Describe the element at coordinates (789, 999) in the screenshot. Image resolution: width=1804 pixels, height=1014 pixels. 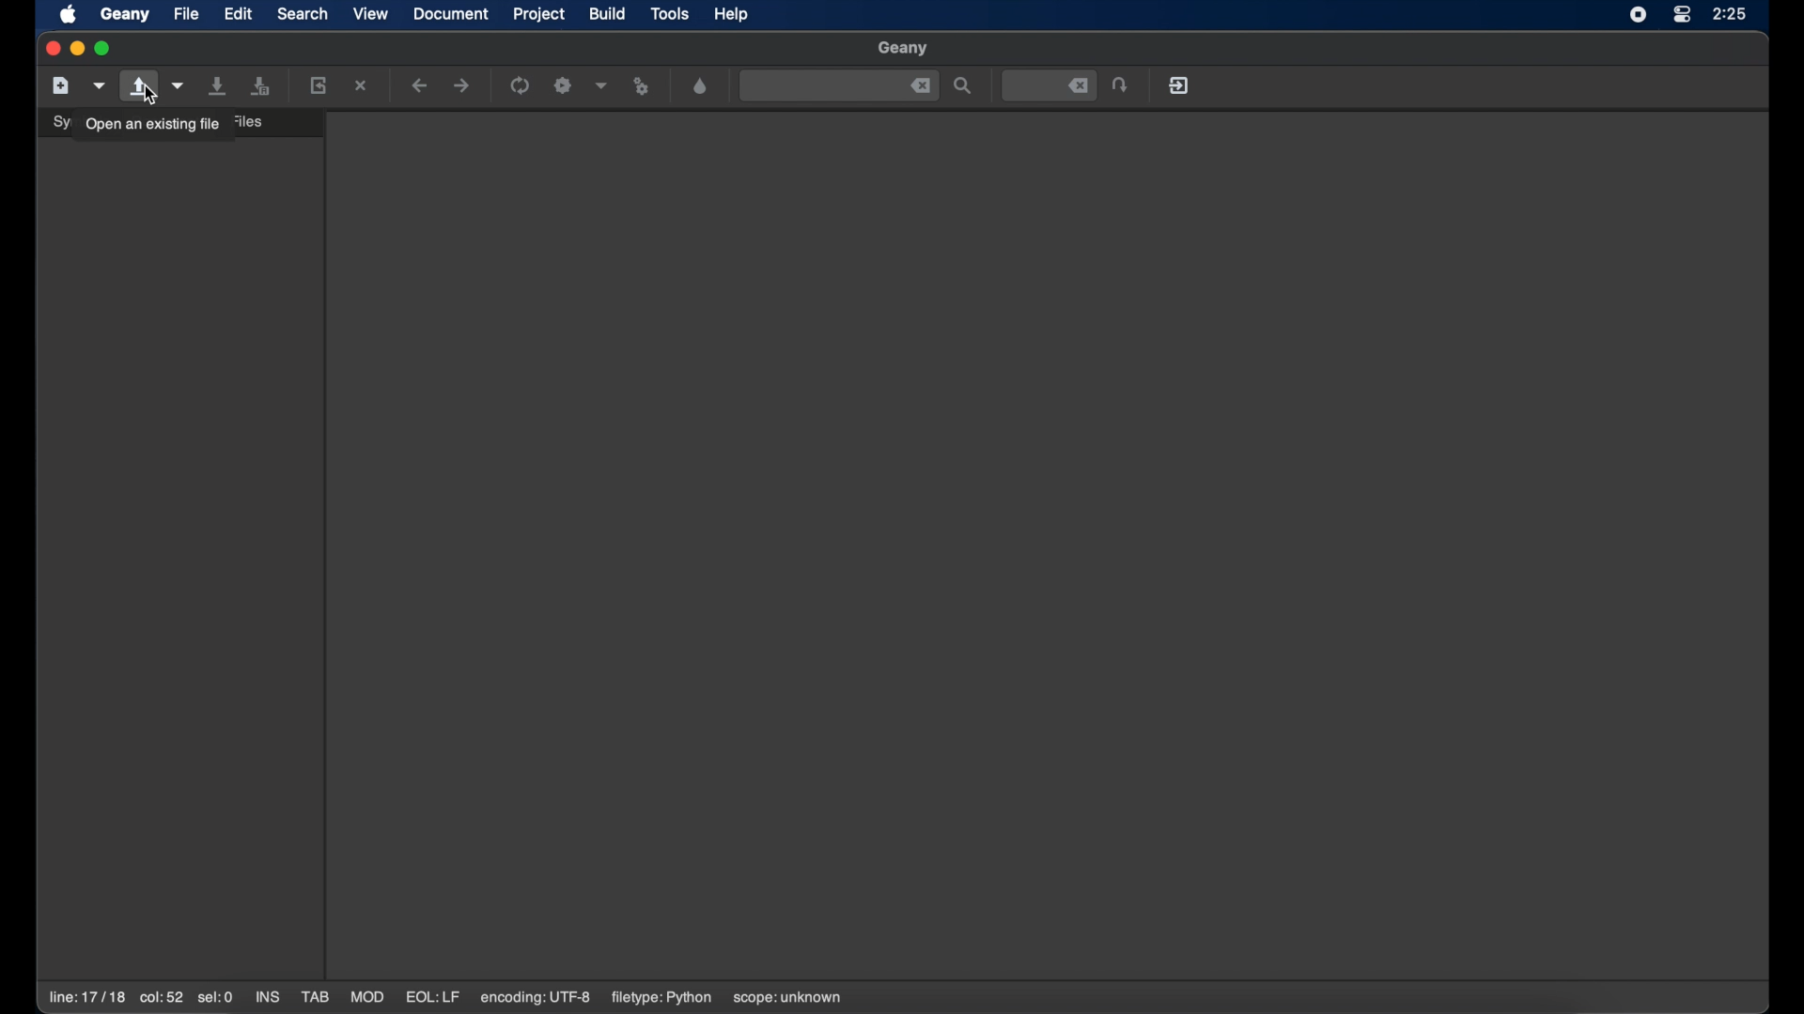
I see `scope: unknown` at that location.